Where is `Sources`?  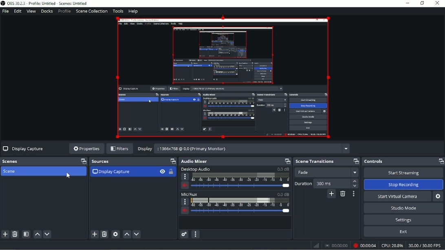 Sources is located at coordinates (101, 162).